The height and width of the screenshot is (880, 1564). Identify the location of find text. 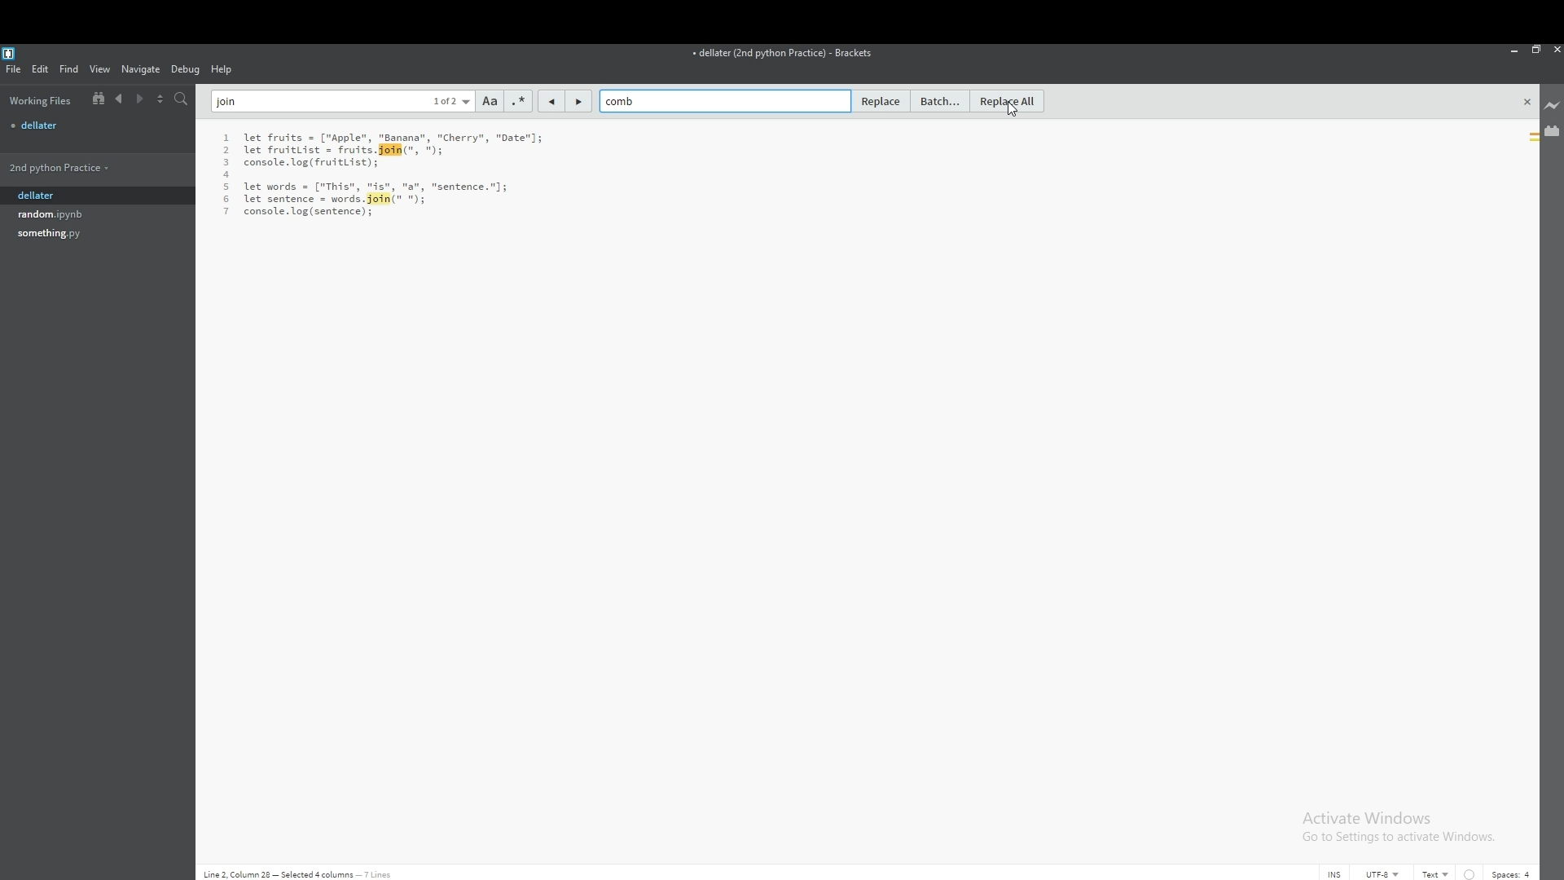
(343, 101).